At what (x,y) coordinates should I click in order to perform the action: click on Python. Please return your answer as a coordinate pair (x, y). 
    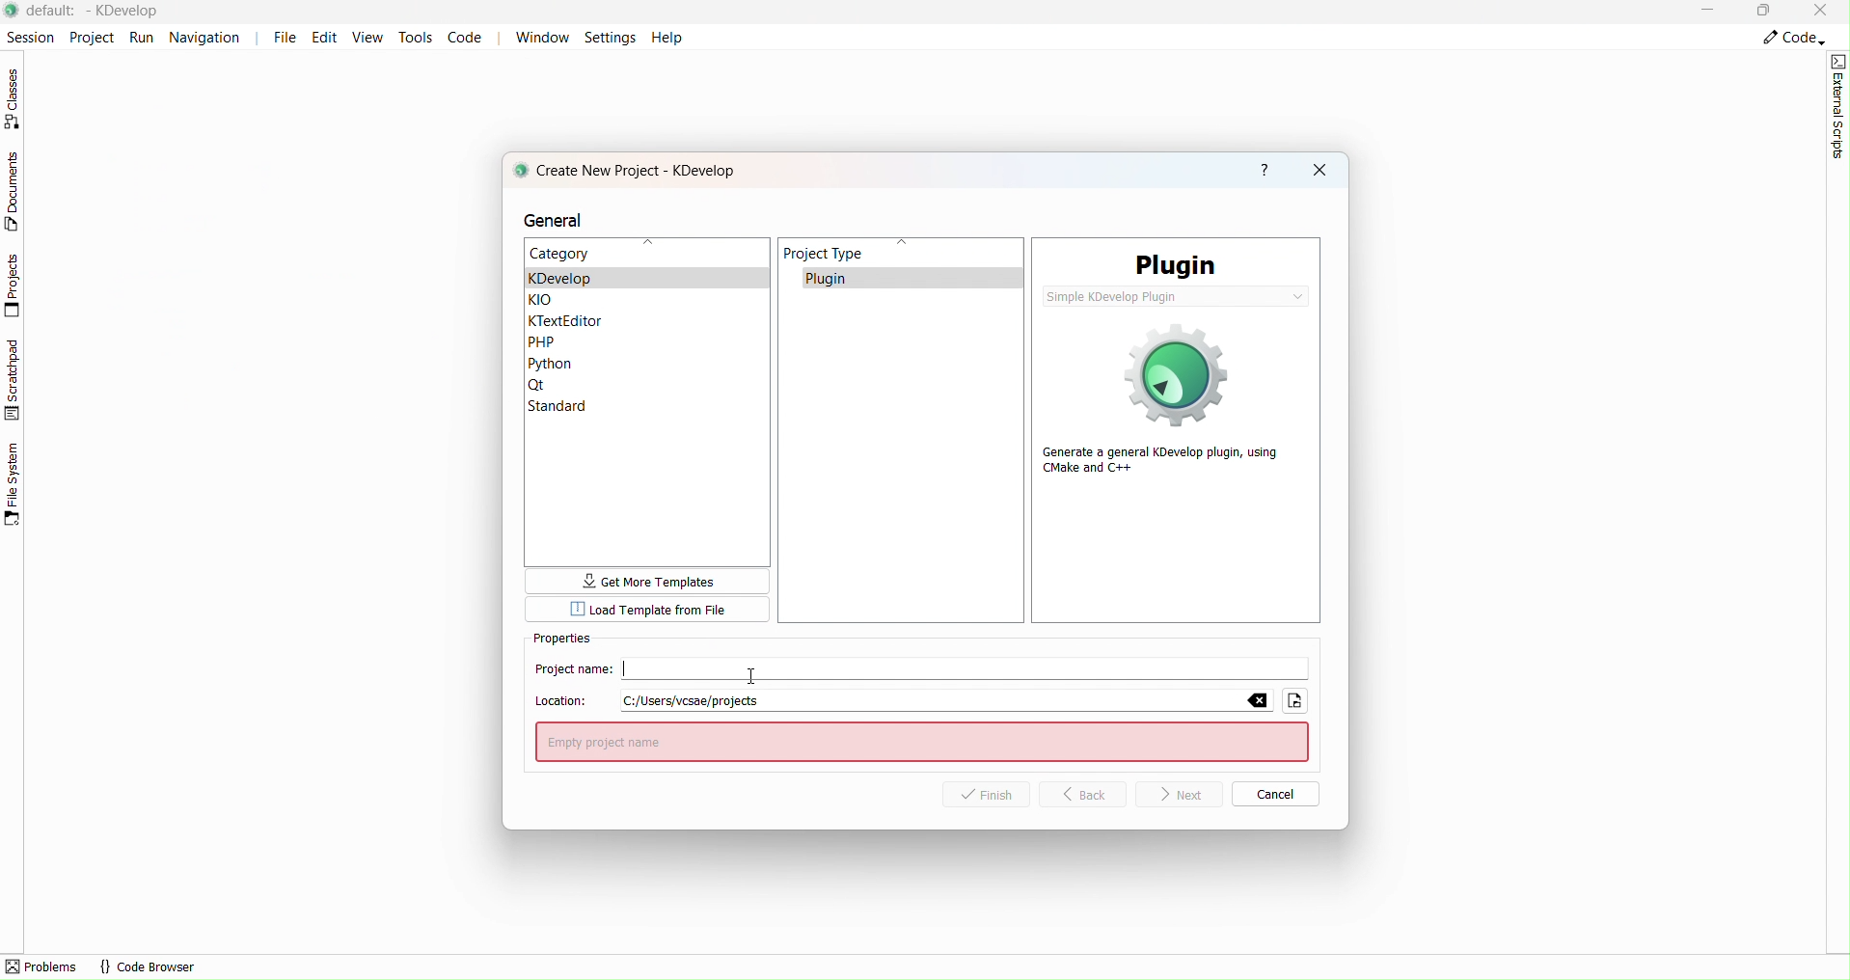
    Looking at the image, I should click on (554, 363).